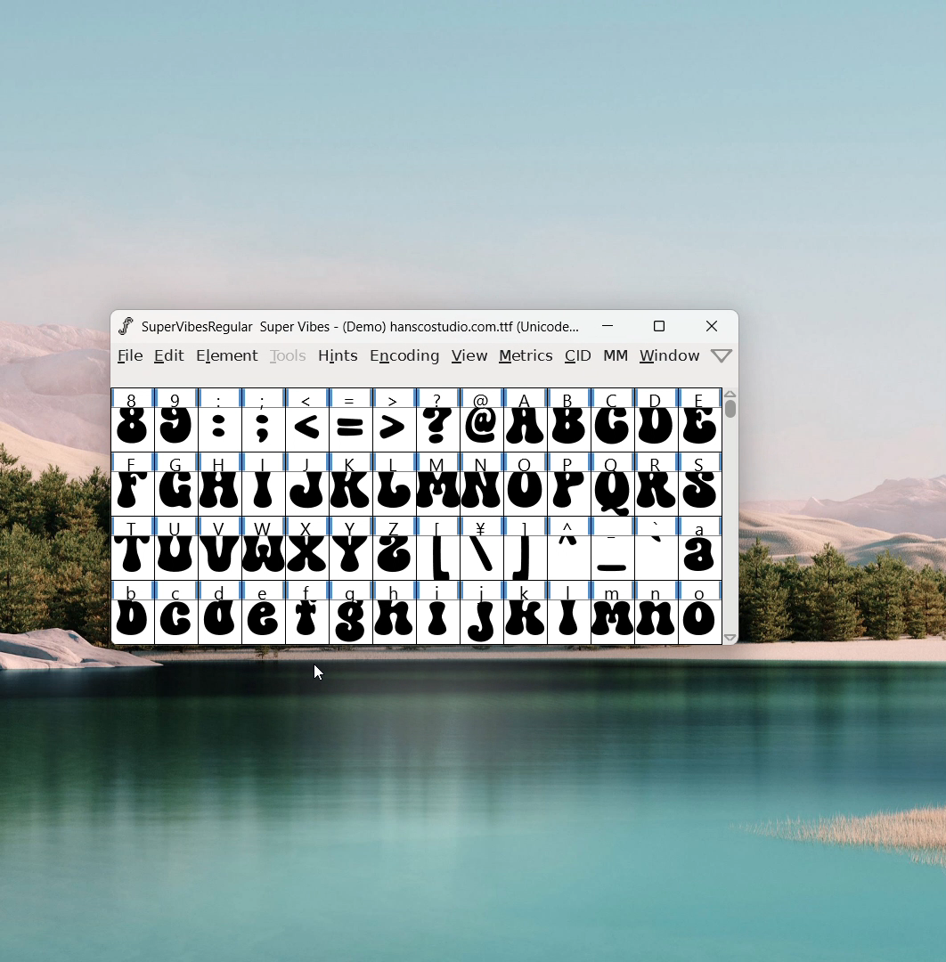  I want to click on ;, so click(265, 420).